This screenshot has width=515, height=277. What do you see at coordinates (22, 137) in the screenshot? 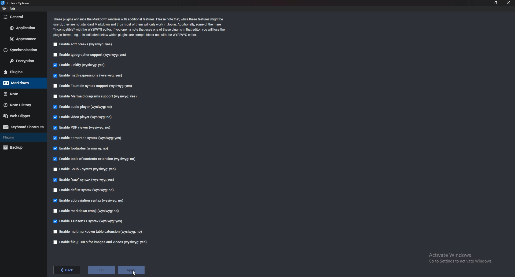
I see `Plugins` at bounding box center [22, 137].